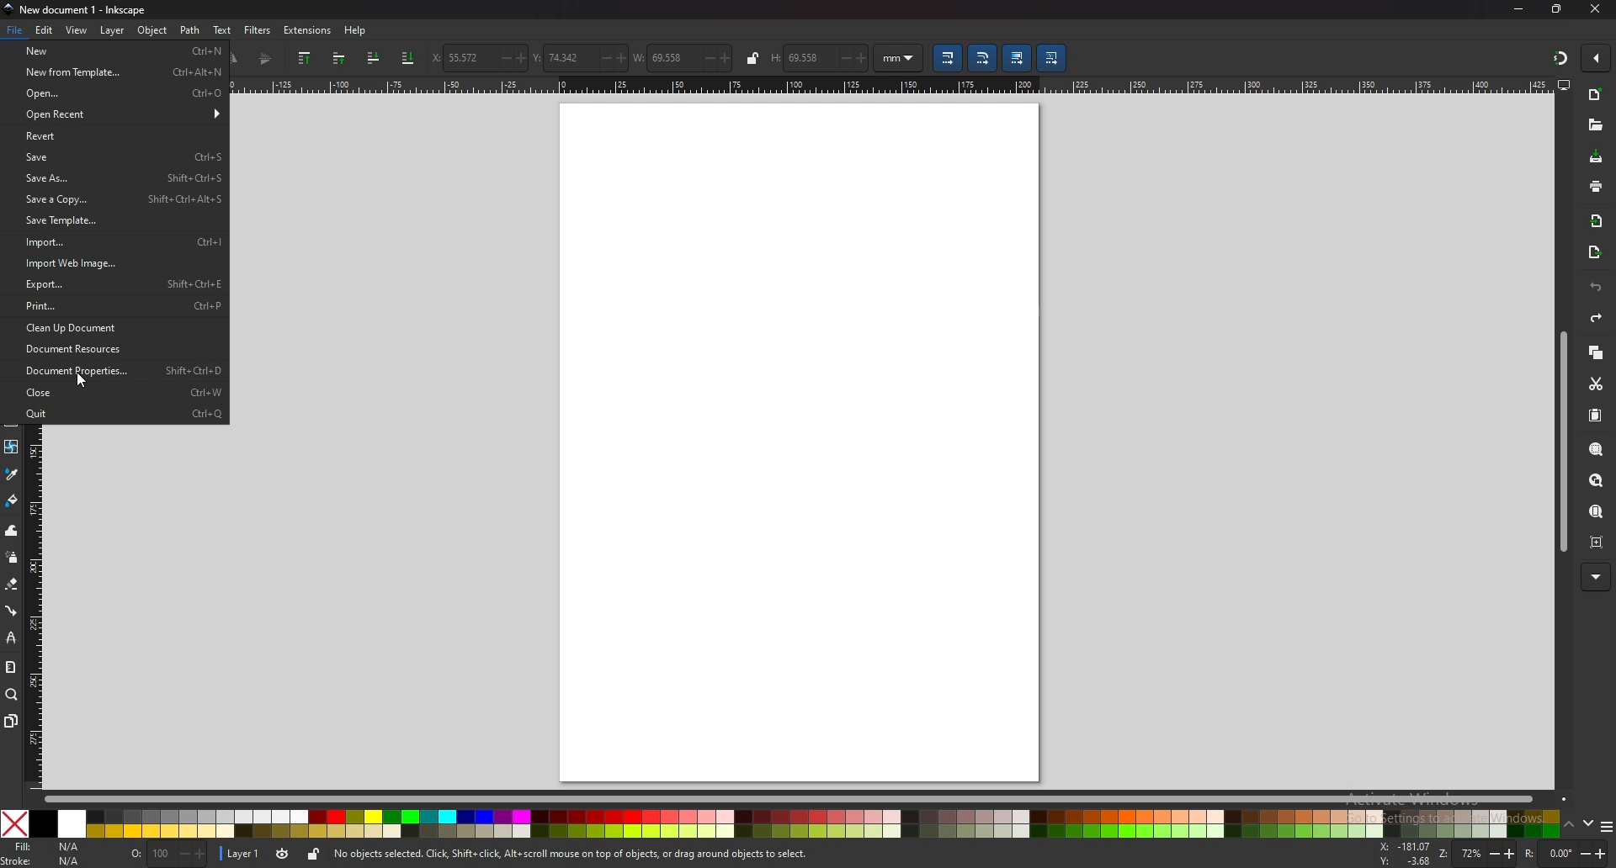 The image size is (1616, 868). I want to click on raise selection to top, so click(305, 58).